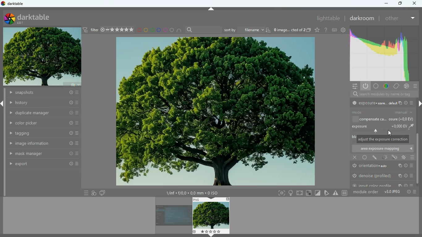 The height and width of the screenshot is (237, 422). I want to click on screens, so click(103, 192).